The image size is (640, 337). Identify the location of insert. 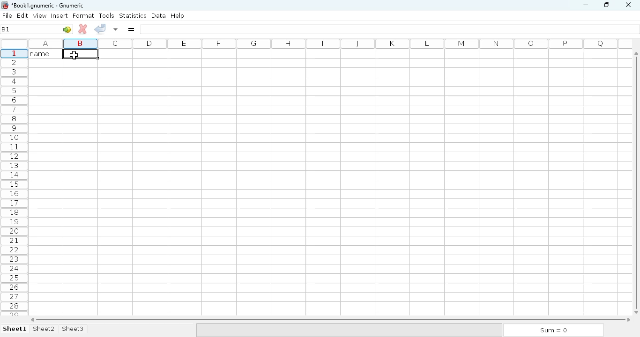
(60, 15).